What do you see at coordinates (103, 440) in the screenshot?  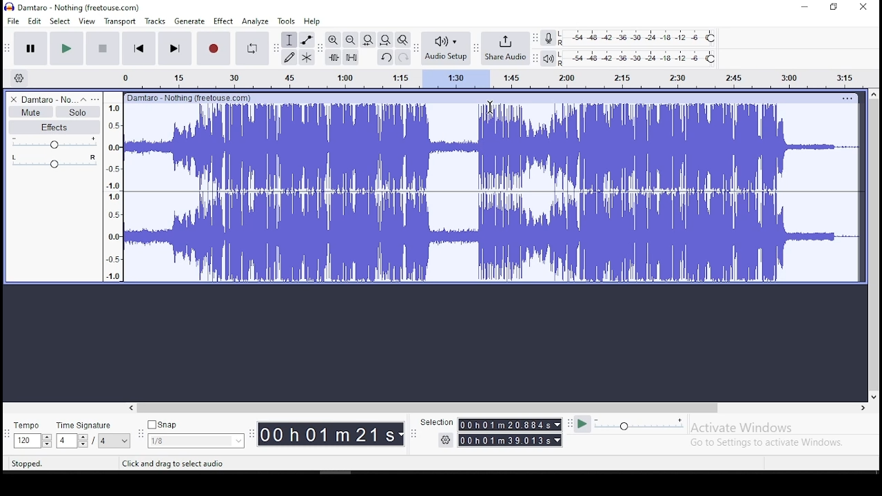 I see `/4` at bounding box center [103, 440].